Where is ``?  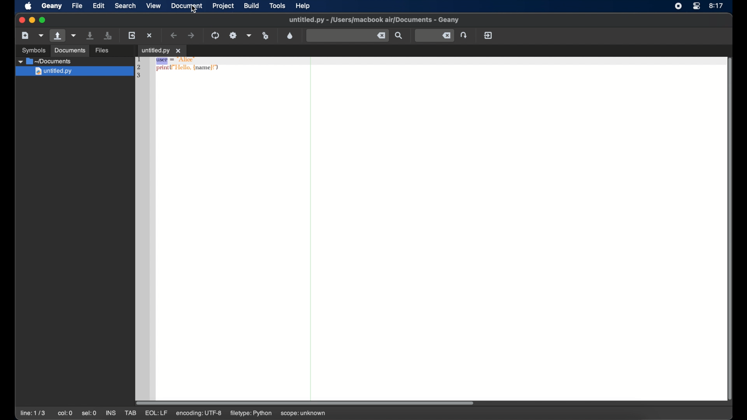
 is located at coordinates (74, 72).